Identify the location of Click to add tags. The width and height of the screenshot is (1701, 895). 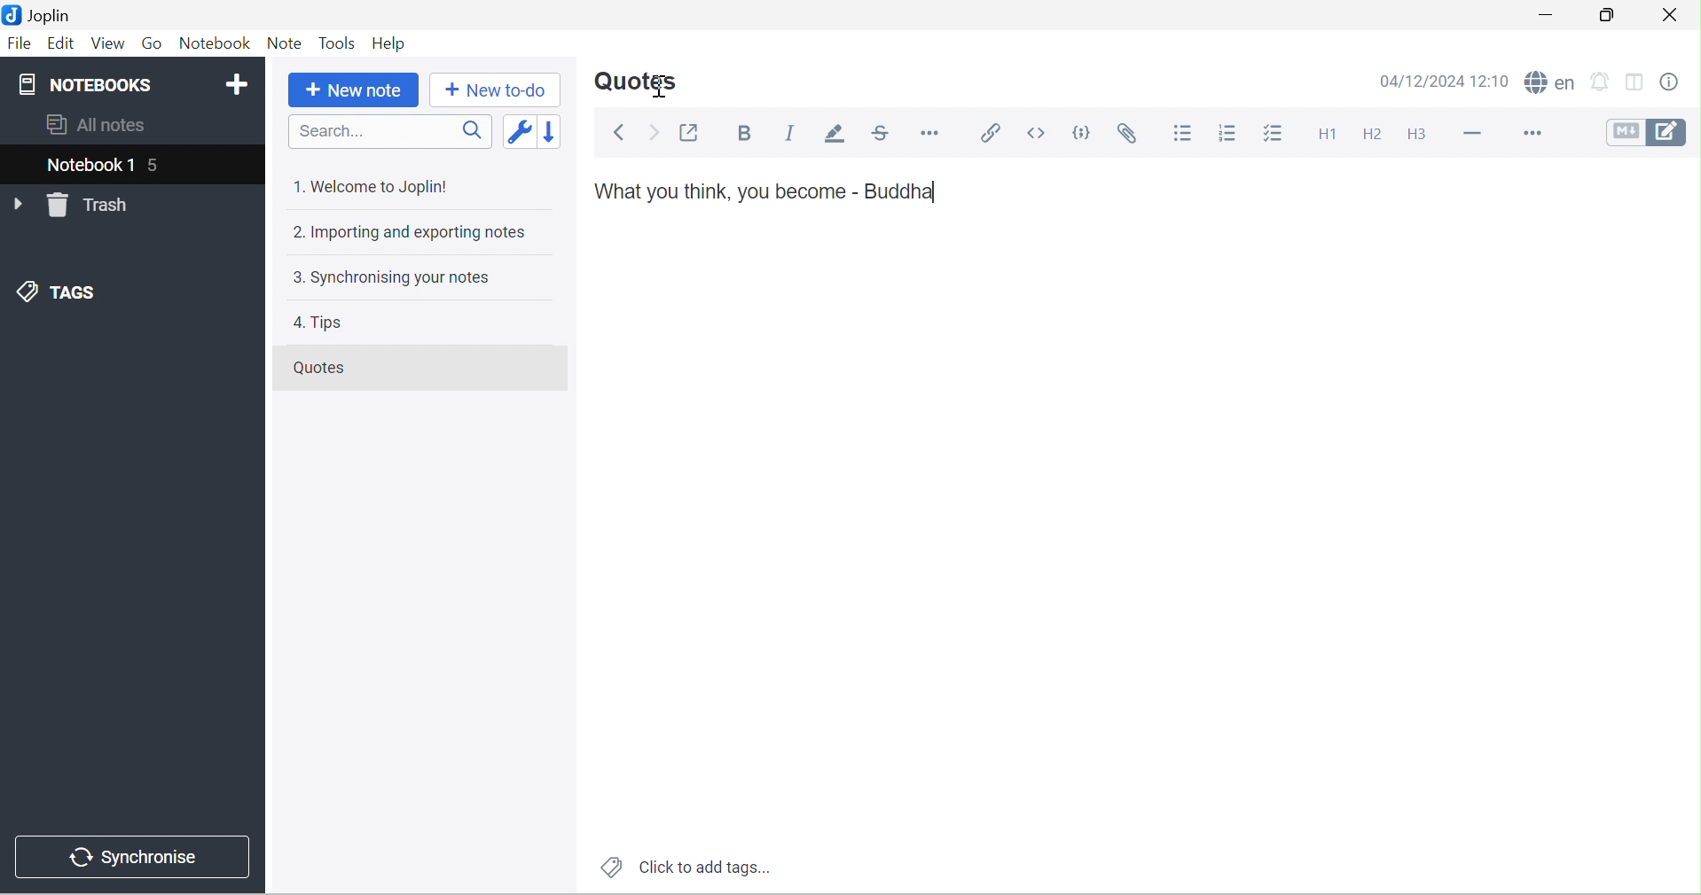
(688, 866).